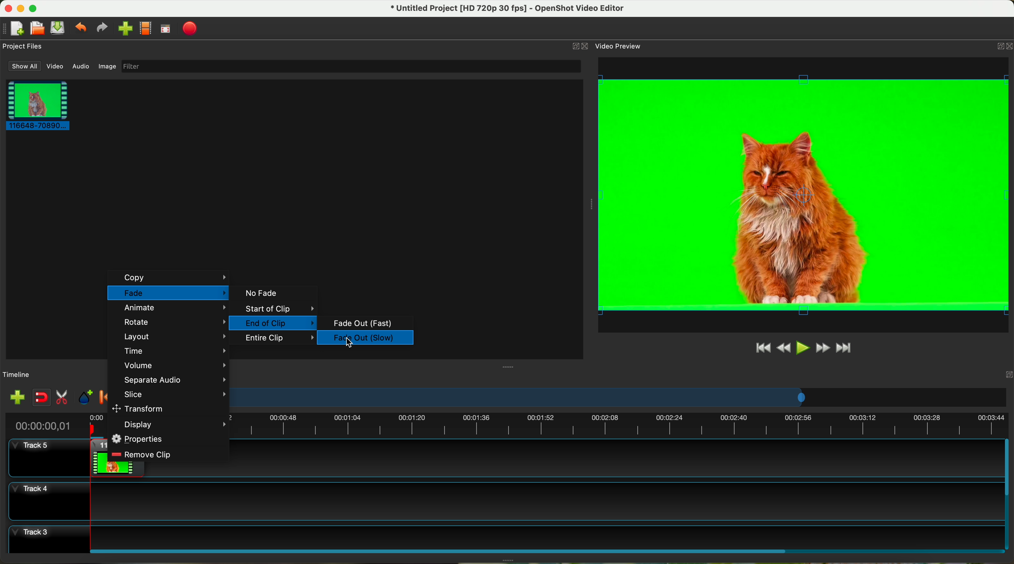 The height and width of the screenshot is (564, 1014). Describe the element at coordinates (173, 336) in the screenshot. I see `layout` at that location.